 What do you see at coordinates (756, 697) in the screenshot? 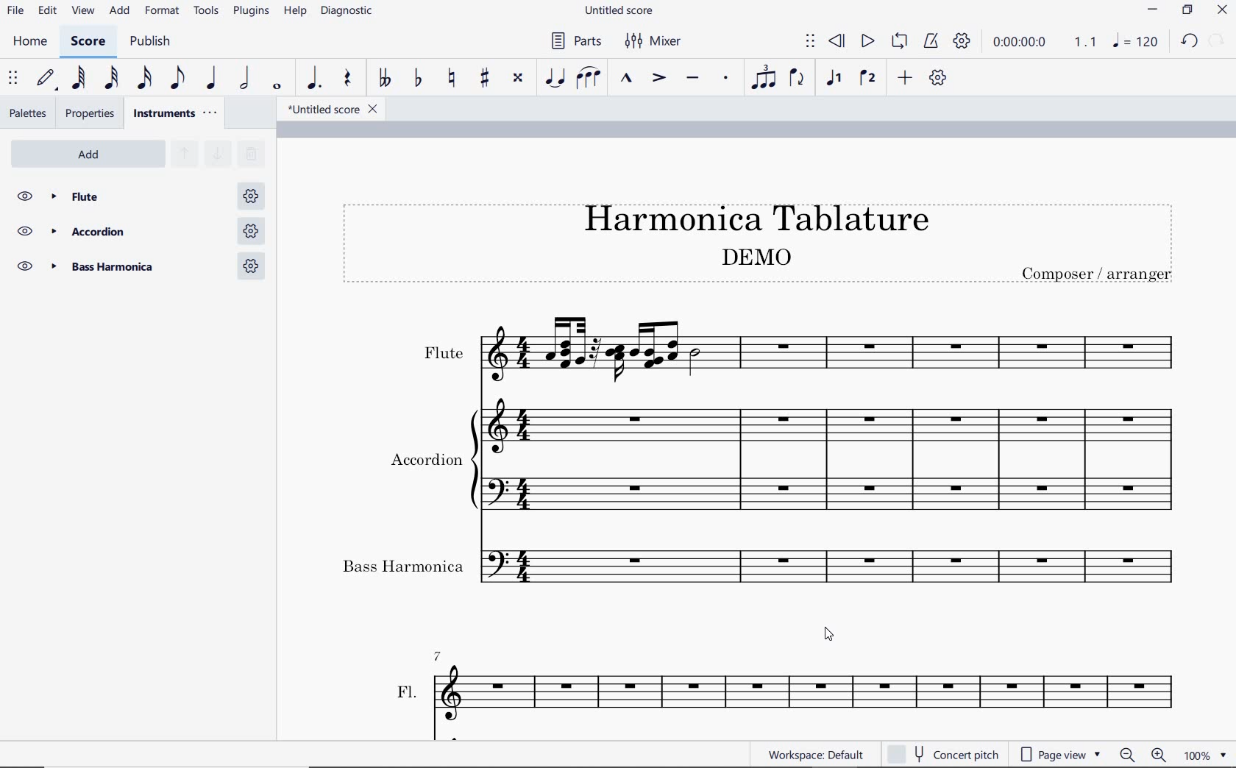
I see `ACC.` at bounding box center [756, 697].